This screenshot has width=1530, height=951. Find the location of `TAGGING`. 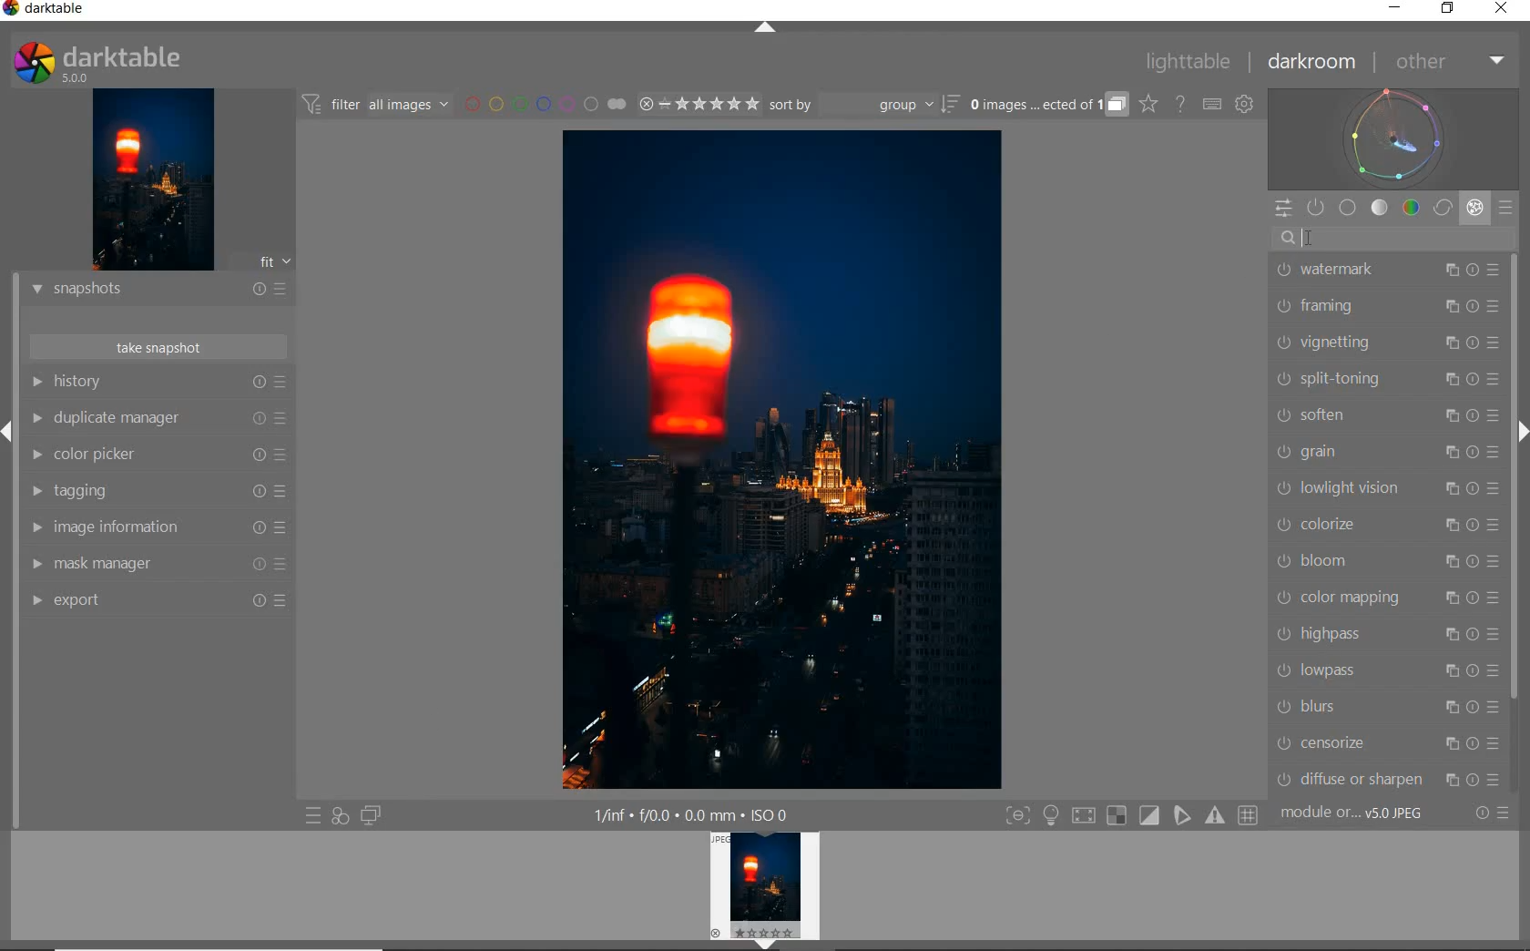

TAGGING is located at coordinates (126, 492).